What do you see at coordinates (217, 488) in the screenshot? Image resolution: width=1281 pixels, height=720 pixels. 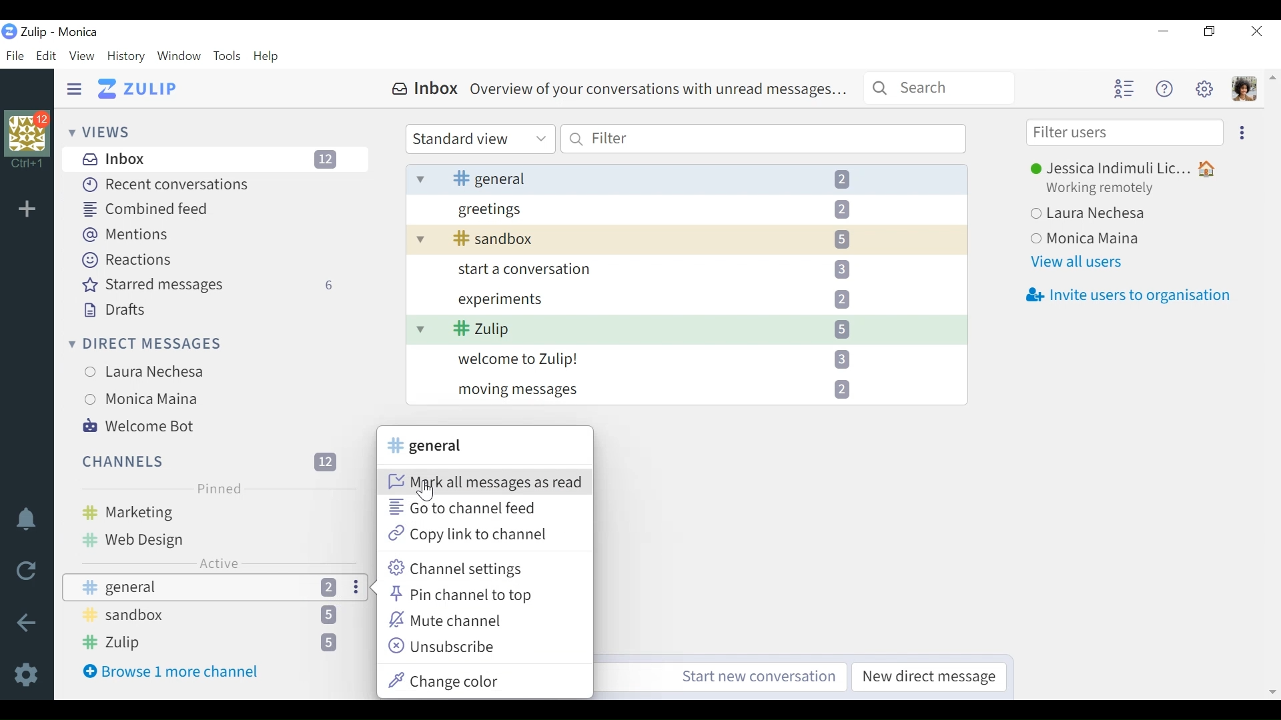 I see `Pinned` at bounding box center [217, 488].